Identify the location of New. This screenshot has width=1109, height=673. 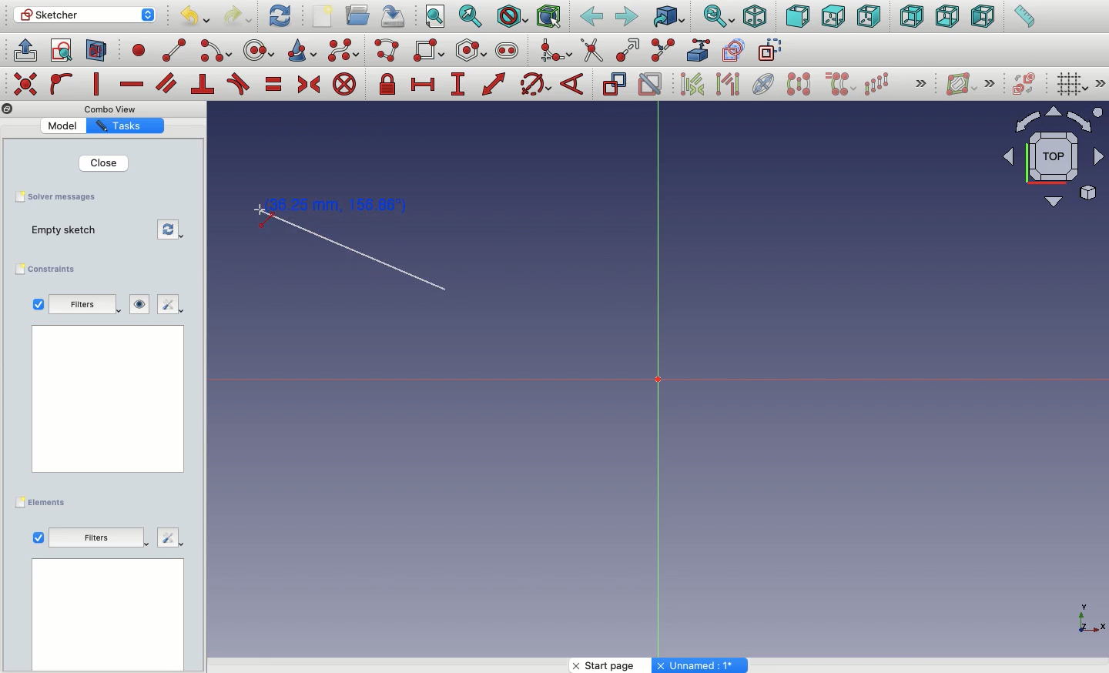
(324, 16).